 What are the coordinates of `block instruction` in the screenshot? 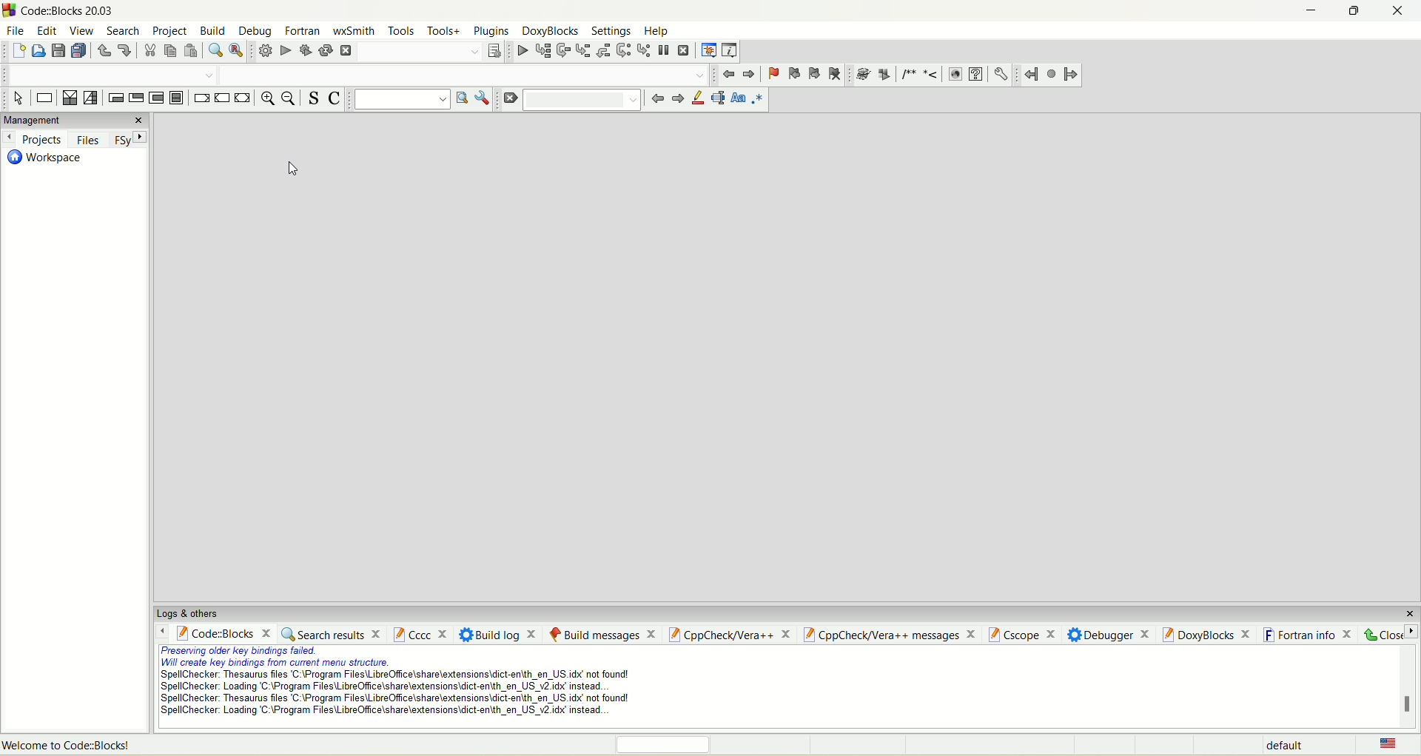 It's located at (179, 100).